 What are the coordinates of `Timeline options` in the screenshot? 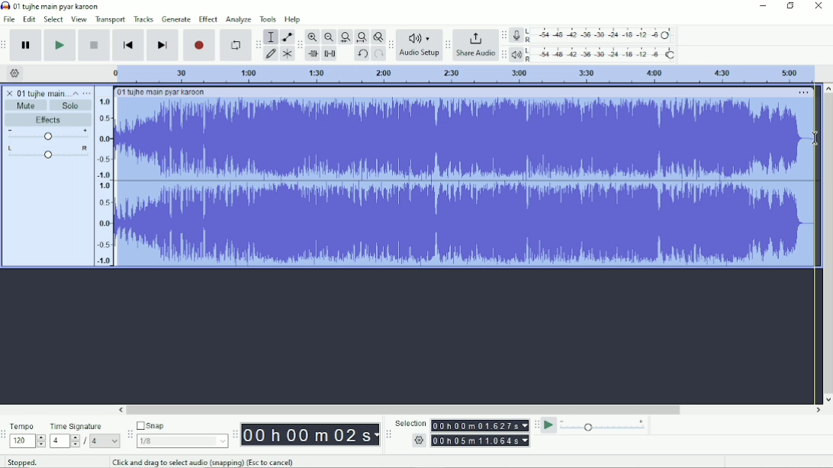 It's located at (14, 73).